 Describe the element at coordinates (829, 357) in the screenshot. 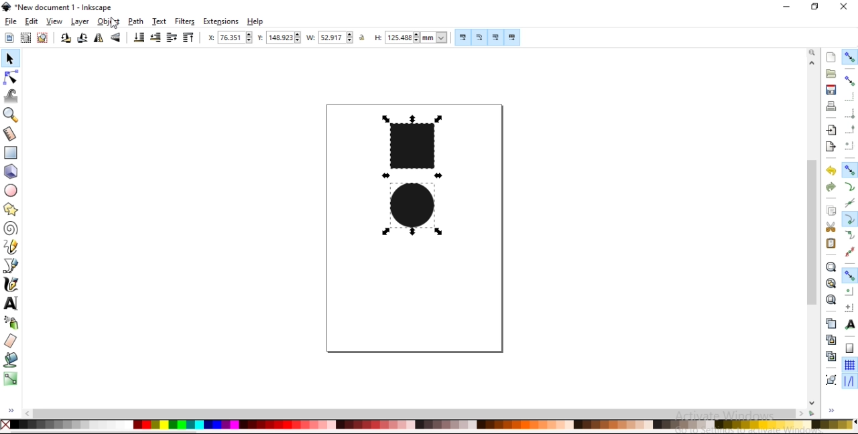

I see `cut selected clone` at that location.